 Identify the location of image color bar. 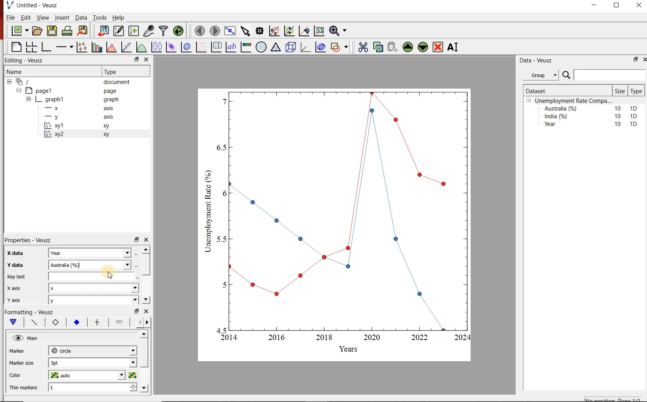
(246, 47).